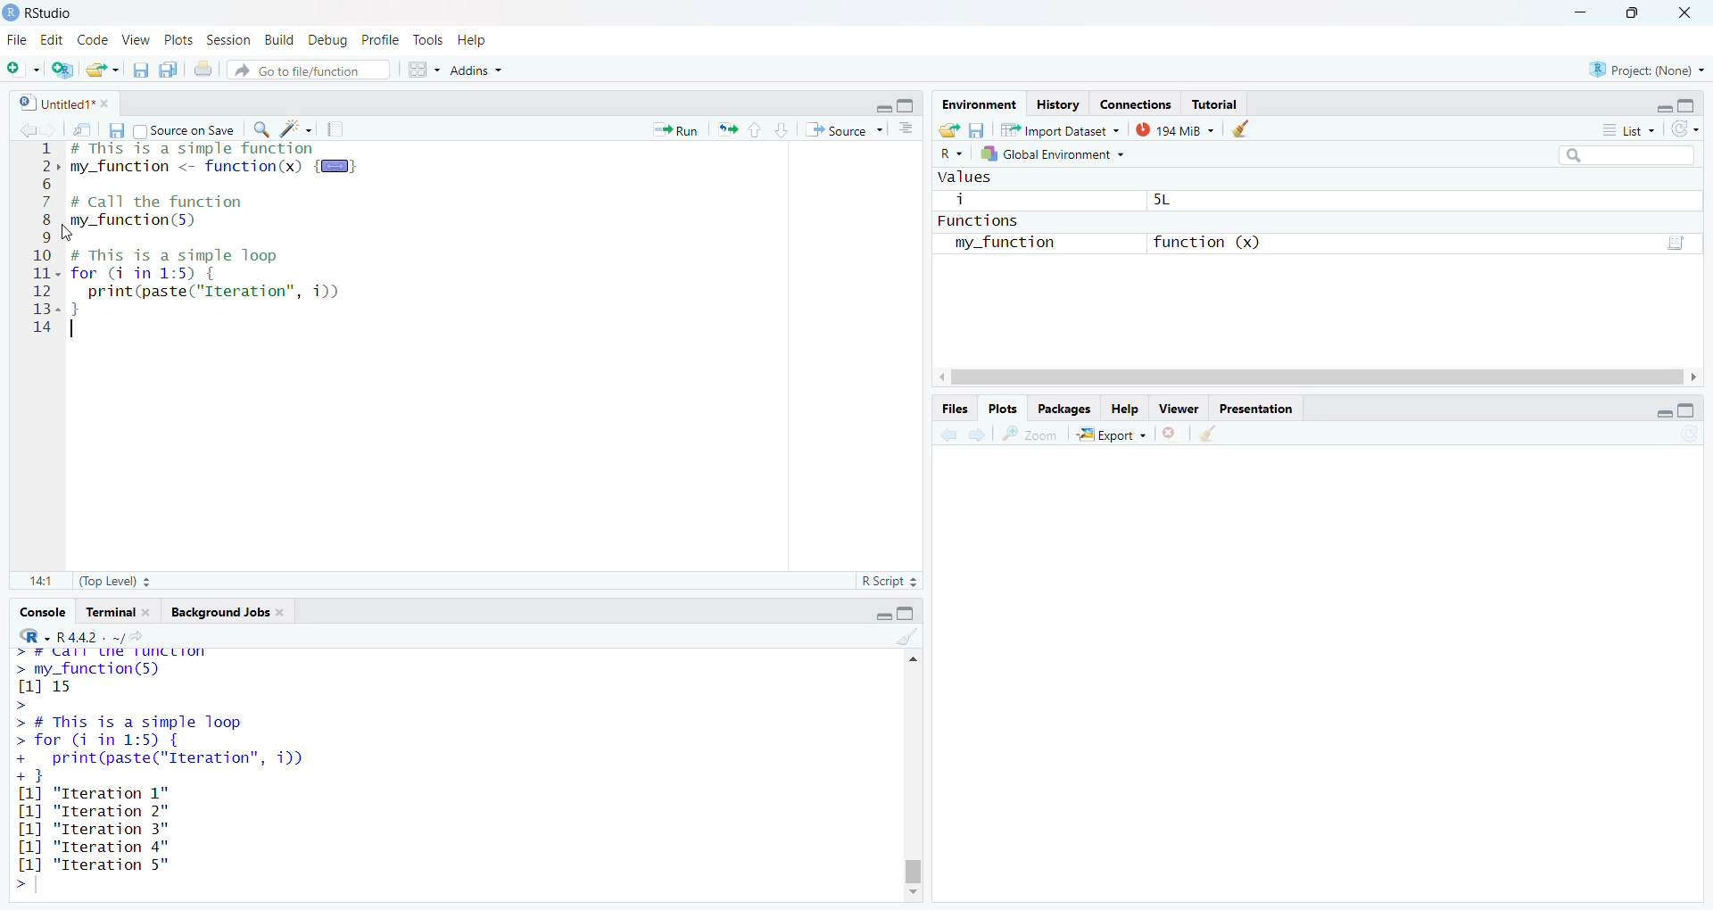  What do you see at coordinates (910, 660) in the screenshot?
I see `move up` at bounding box center [910, 660].